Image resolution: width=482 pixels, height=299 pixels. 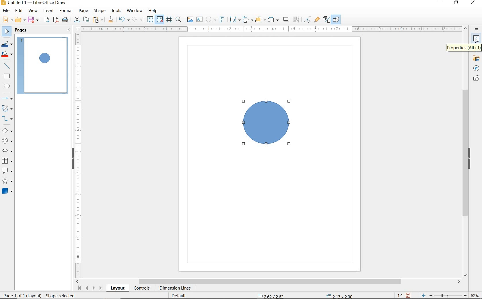 I want to click on INSERT LINE, so click(x=8, y=66).